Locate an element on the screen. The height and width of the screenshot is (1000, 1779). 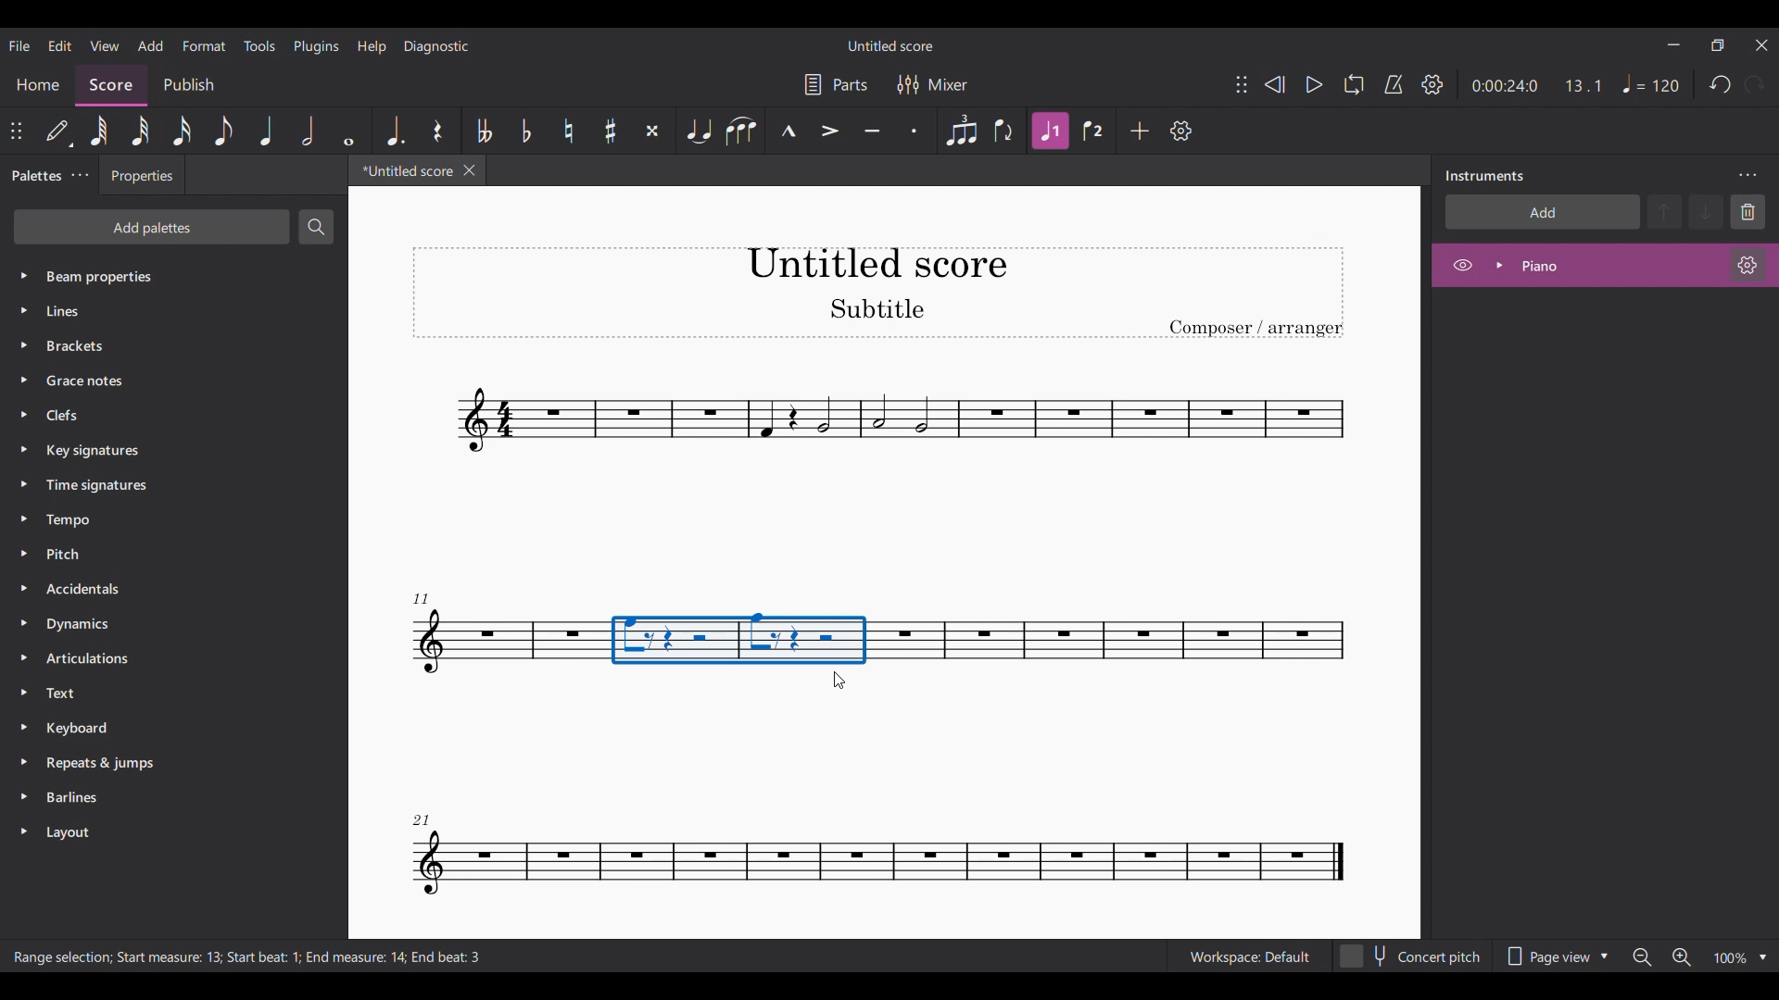
Brackets is located at coordinates (167, 342).